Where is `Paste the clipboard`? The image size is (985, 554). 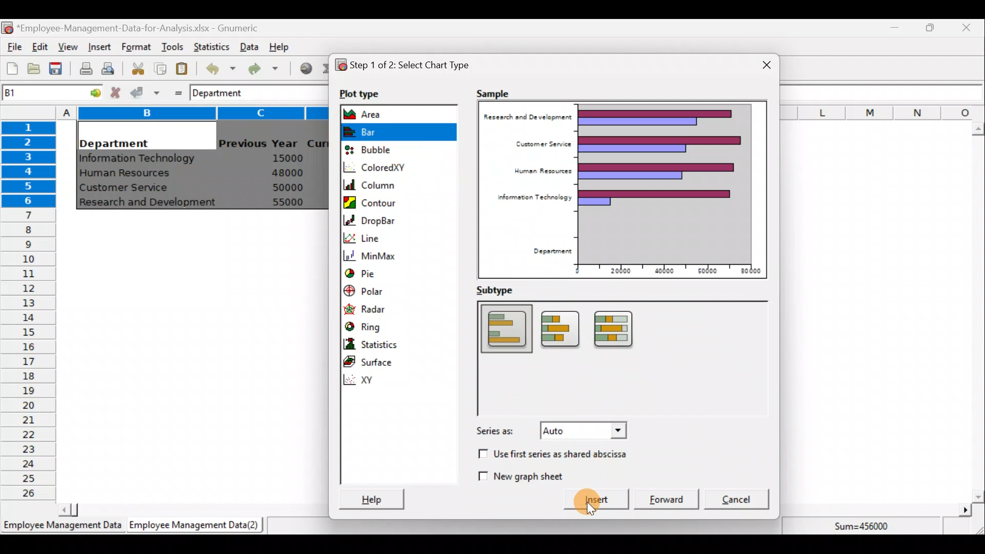
Paste the clipboard is located at coordinates (182, 68).